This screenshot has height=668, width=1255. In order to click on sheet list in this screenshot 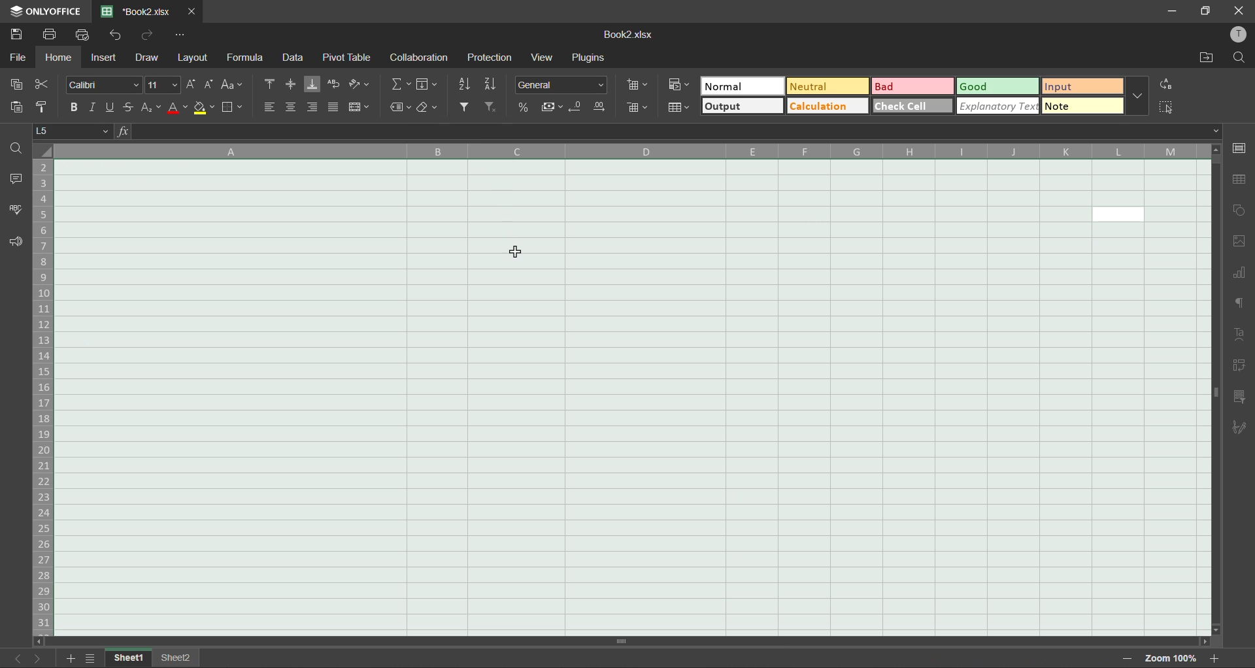, I will do `click(95, 658)`.